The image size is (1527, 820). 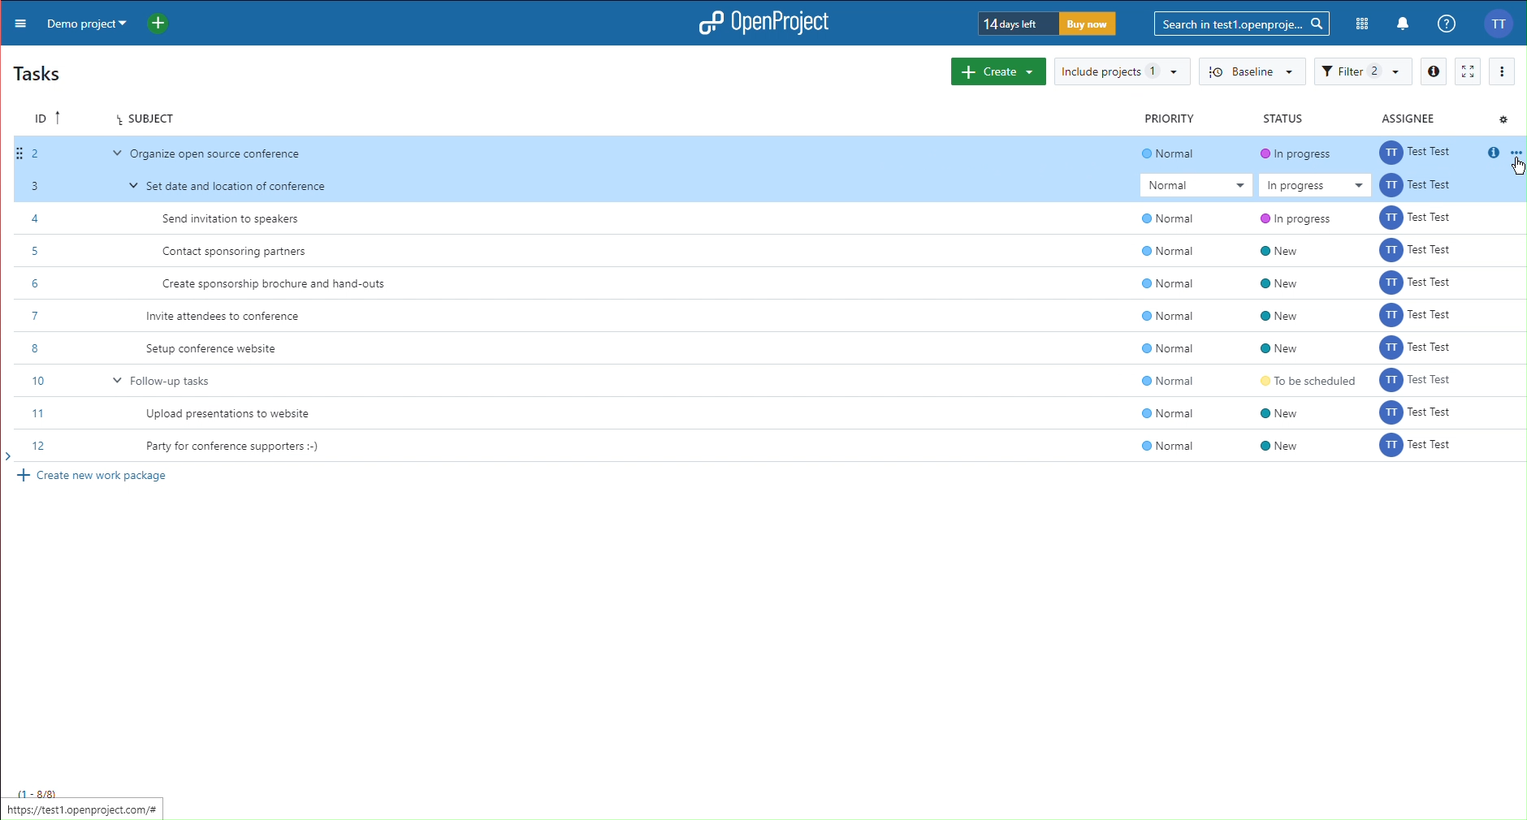 What do you see at coordinates (1049, 24) in the screenshot?
I see `Trial timer` at bounding box center [1049, 24].